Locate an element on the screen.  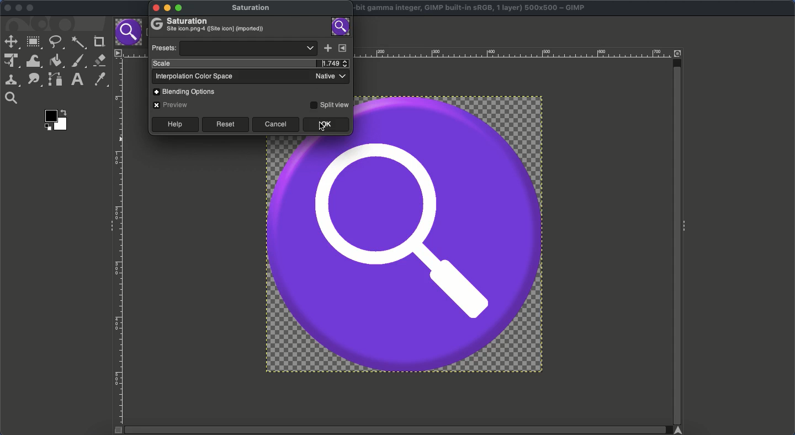
Fuzzy selection tool is located at coordinates (79, 44).